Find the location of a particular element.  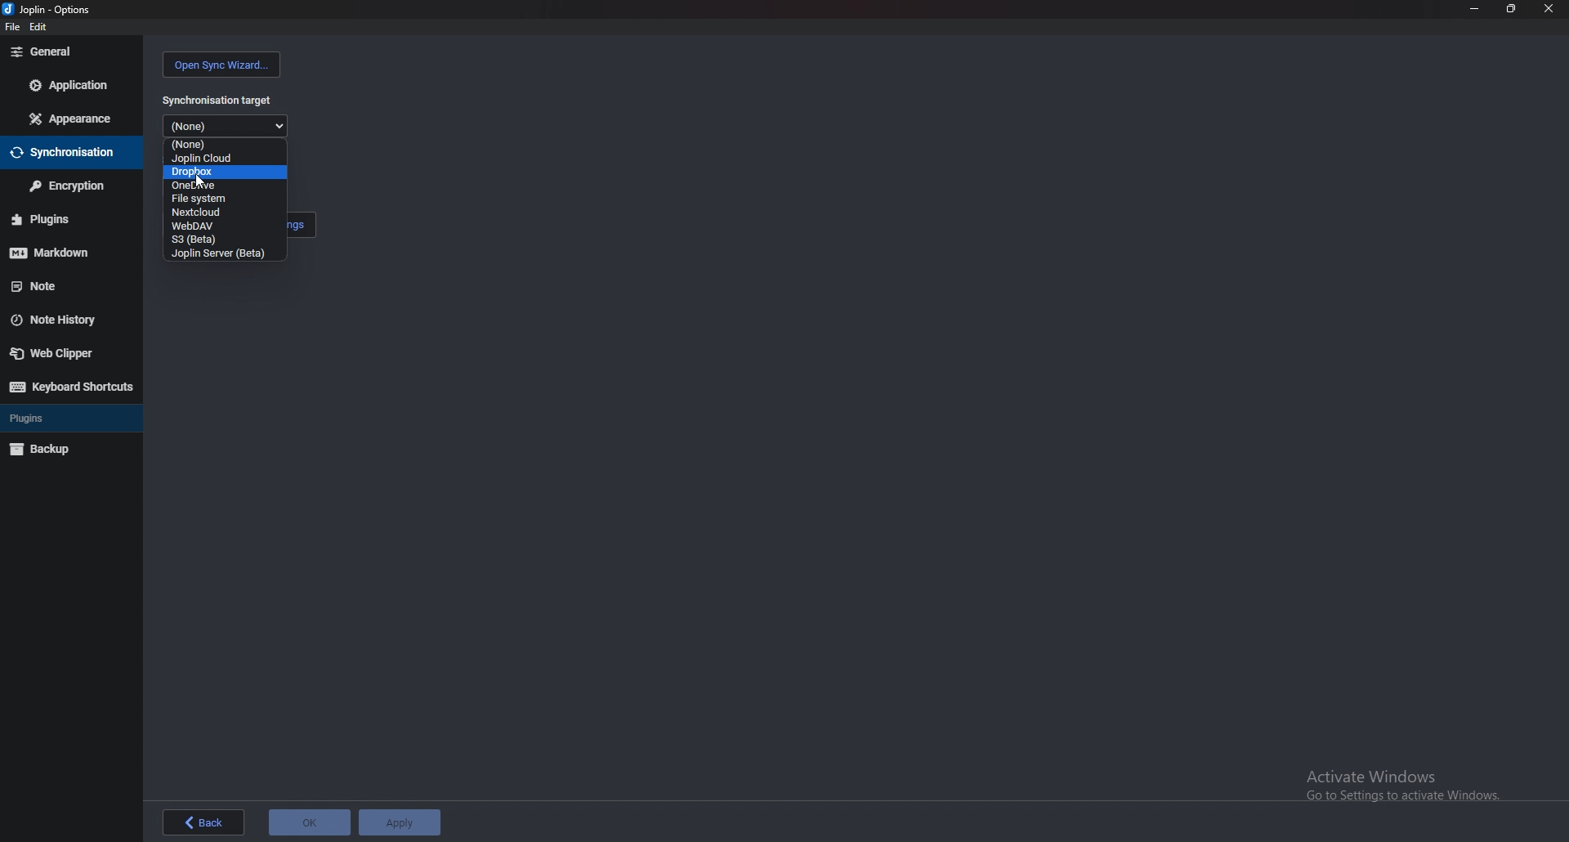

dropbox is located at coordinates (221, 172).